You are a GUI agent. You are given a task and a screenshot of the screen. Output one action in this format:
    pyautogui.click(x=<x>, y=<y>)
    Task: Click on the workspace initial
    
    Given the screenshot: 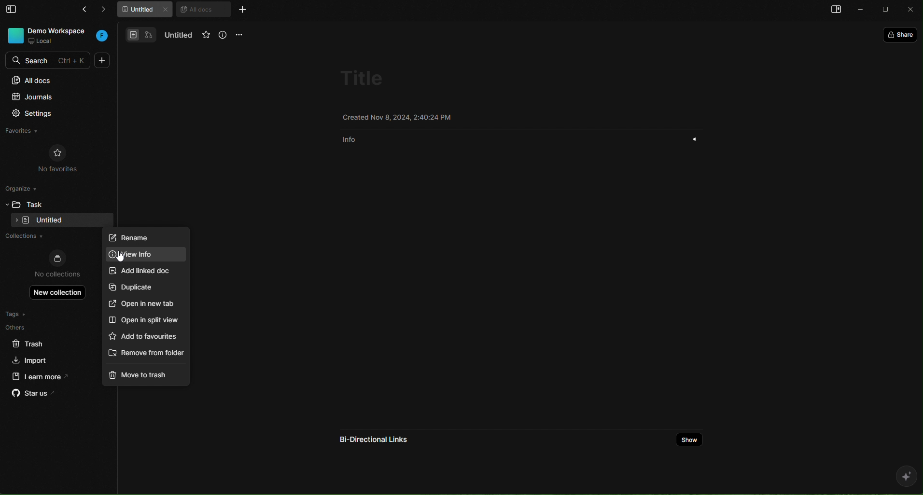 What is the action you would take?
    pyautogui.click(x=102, y=37)
    